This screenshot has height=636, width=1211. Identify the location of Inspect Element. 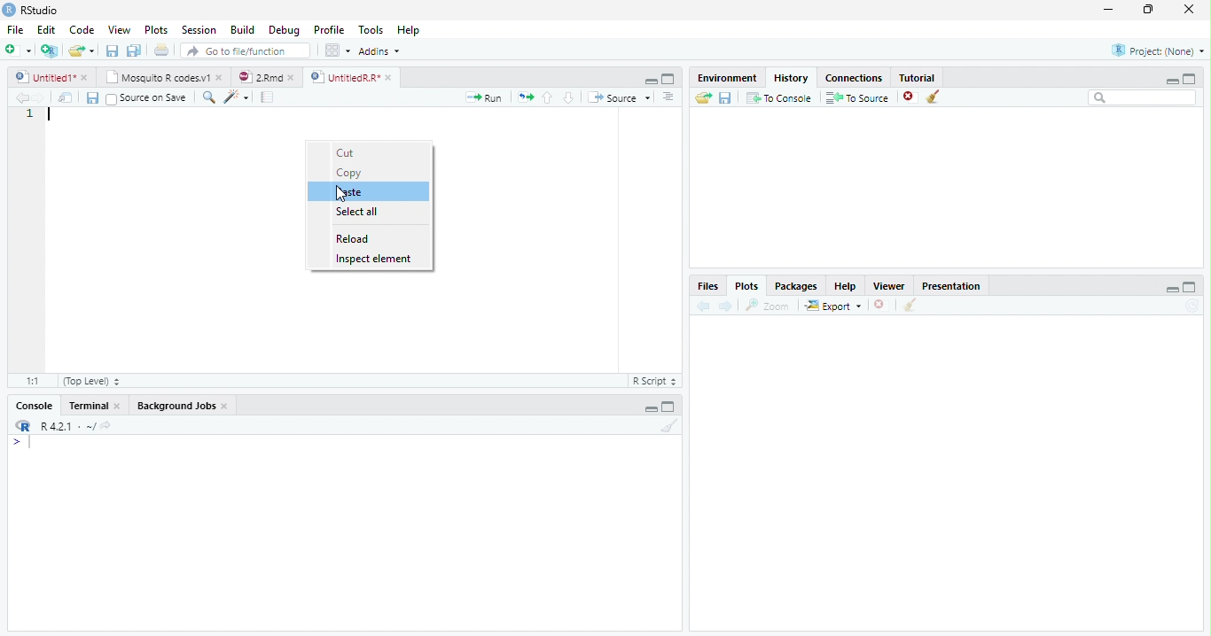
(375, 260).